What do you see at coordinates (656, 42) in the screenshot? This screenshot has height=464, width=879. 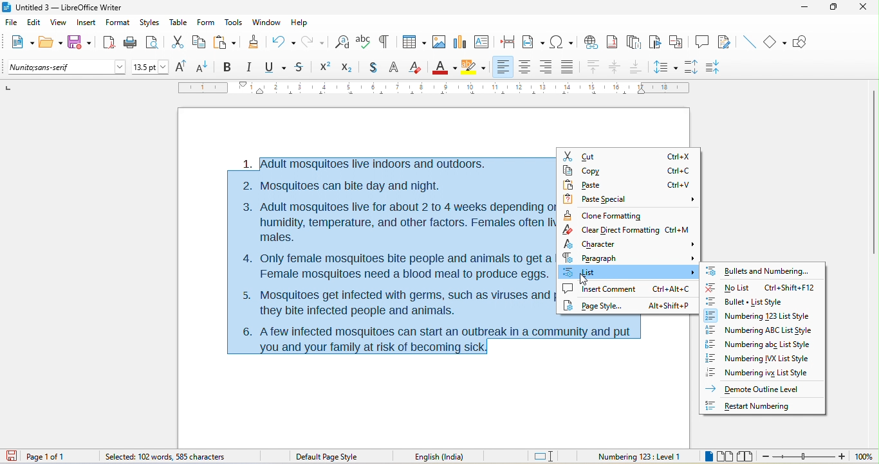 I see `bookmark` at bounding box center [656, 42].